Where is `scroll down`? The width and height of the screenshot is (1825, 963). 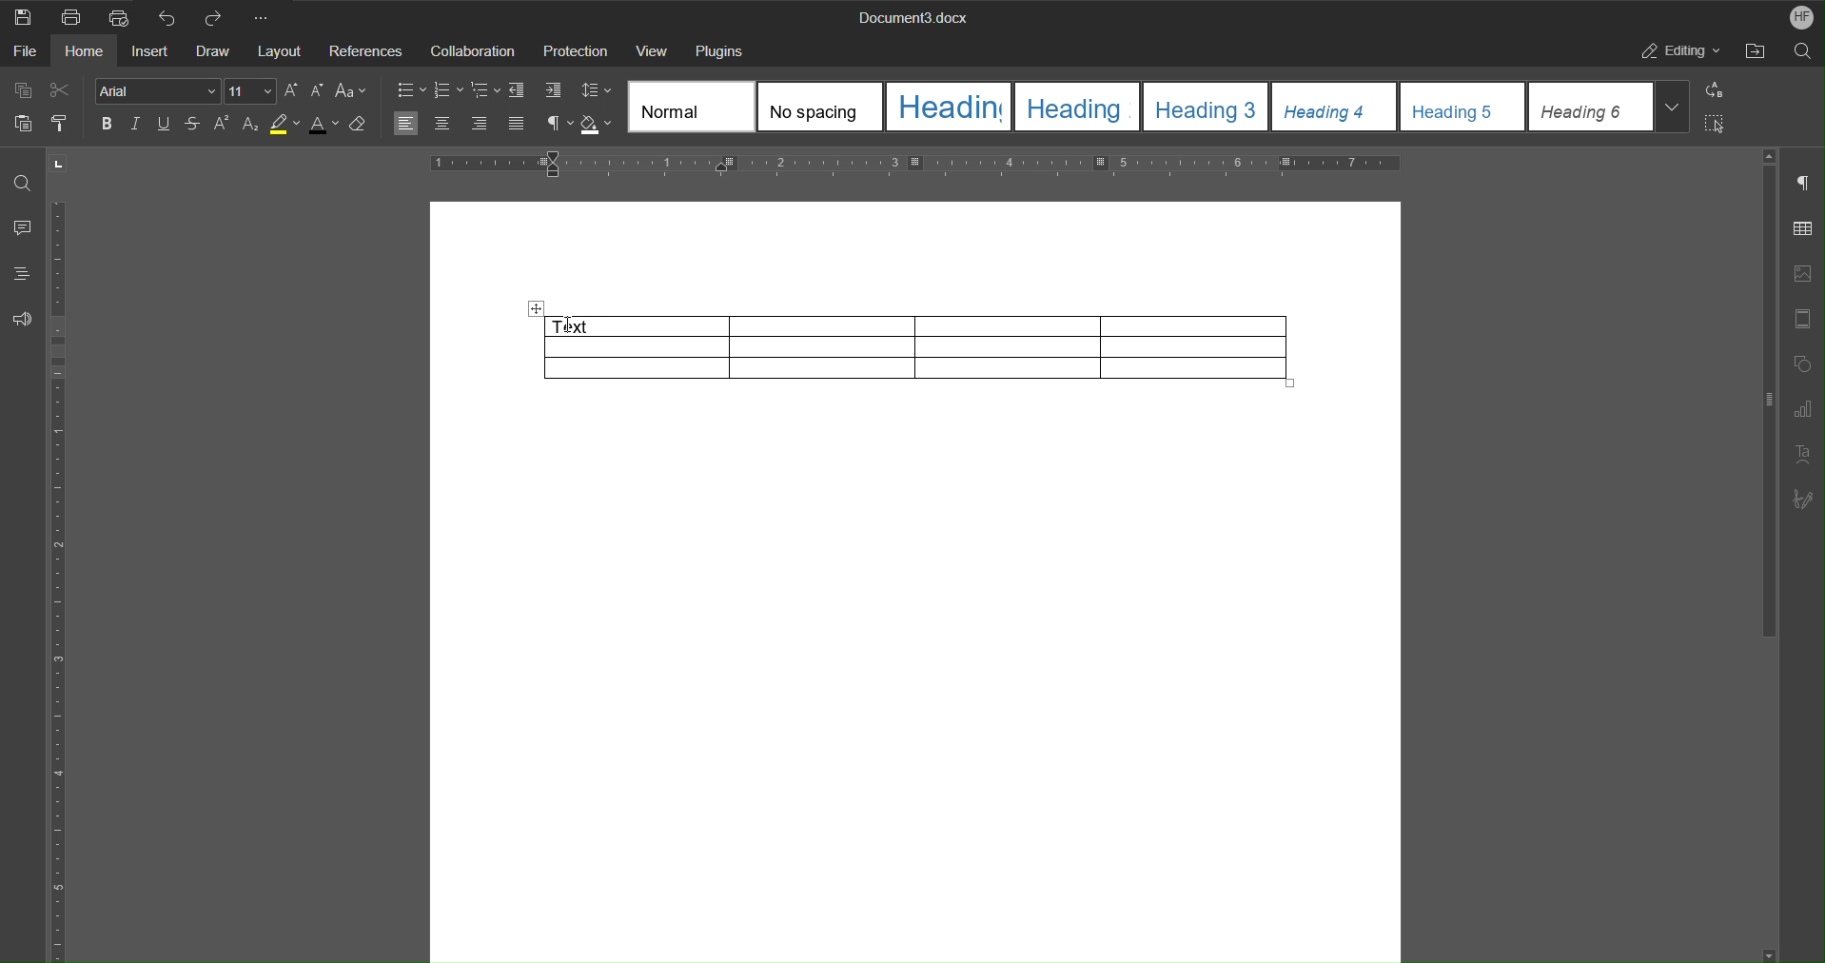
scroll down is located at coordinates (1771, 955).